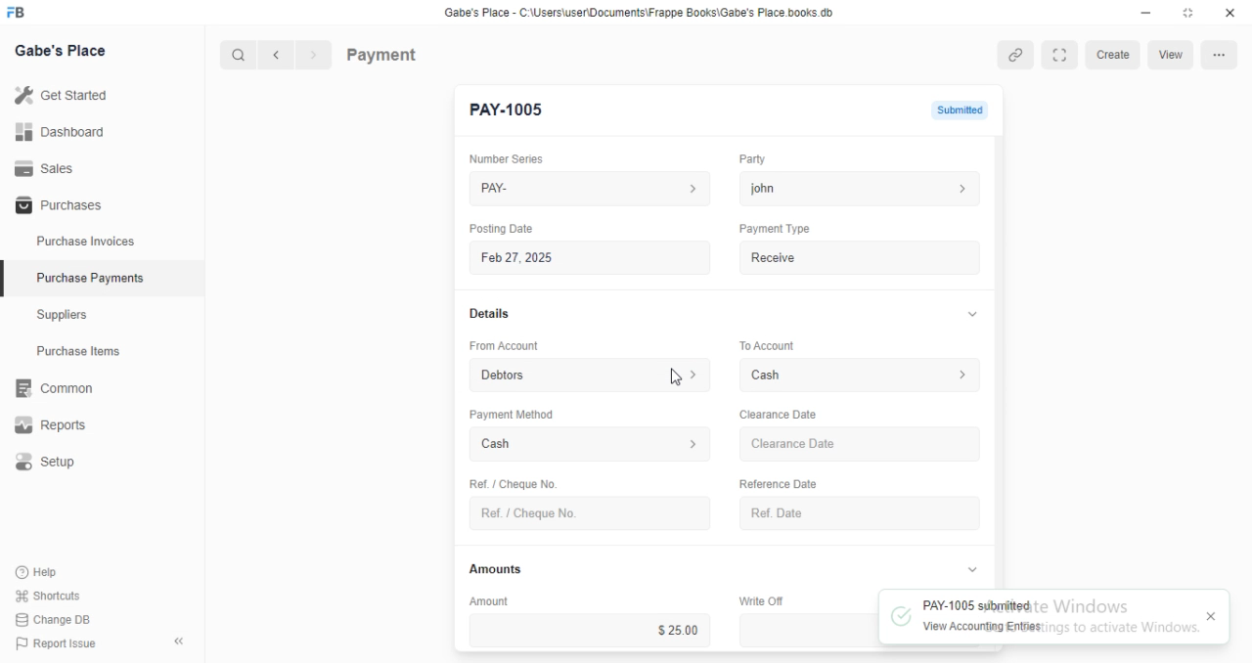 Image resolution: width=1252 pixels, height=663 pixels. Describe the element at coordinates (860, 513) in the screenshot. I see `Ref. Date` at that location.